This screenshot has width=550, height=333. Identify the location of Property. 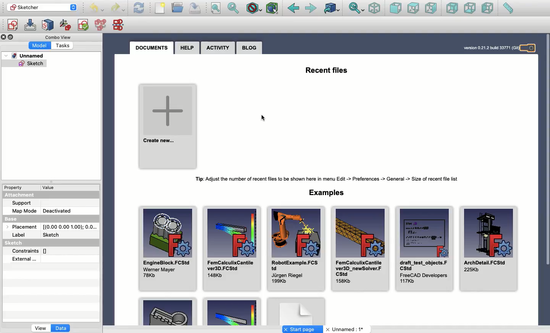
(15, 187).